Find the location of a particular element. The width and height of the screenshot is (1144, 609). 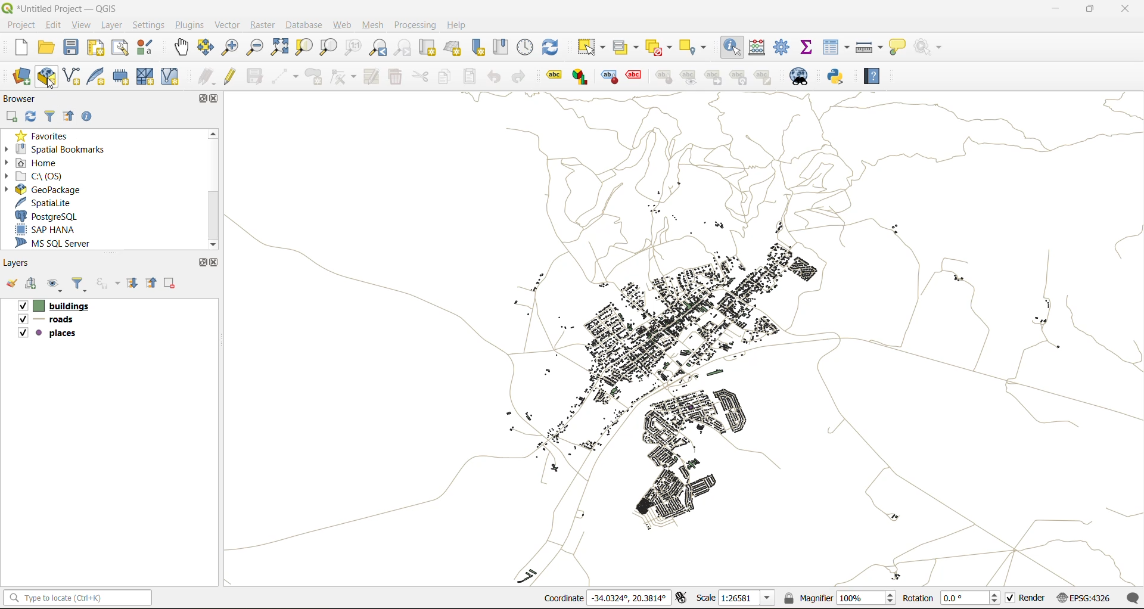

coordinates is located at coordinates (604, 599).